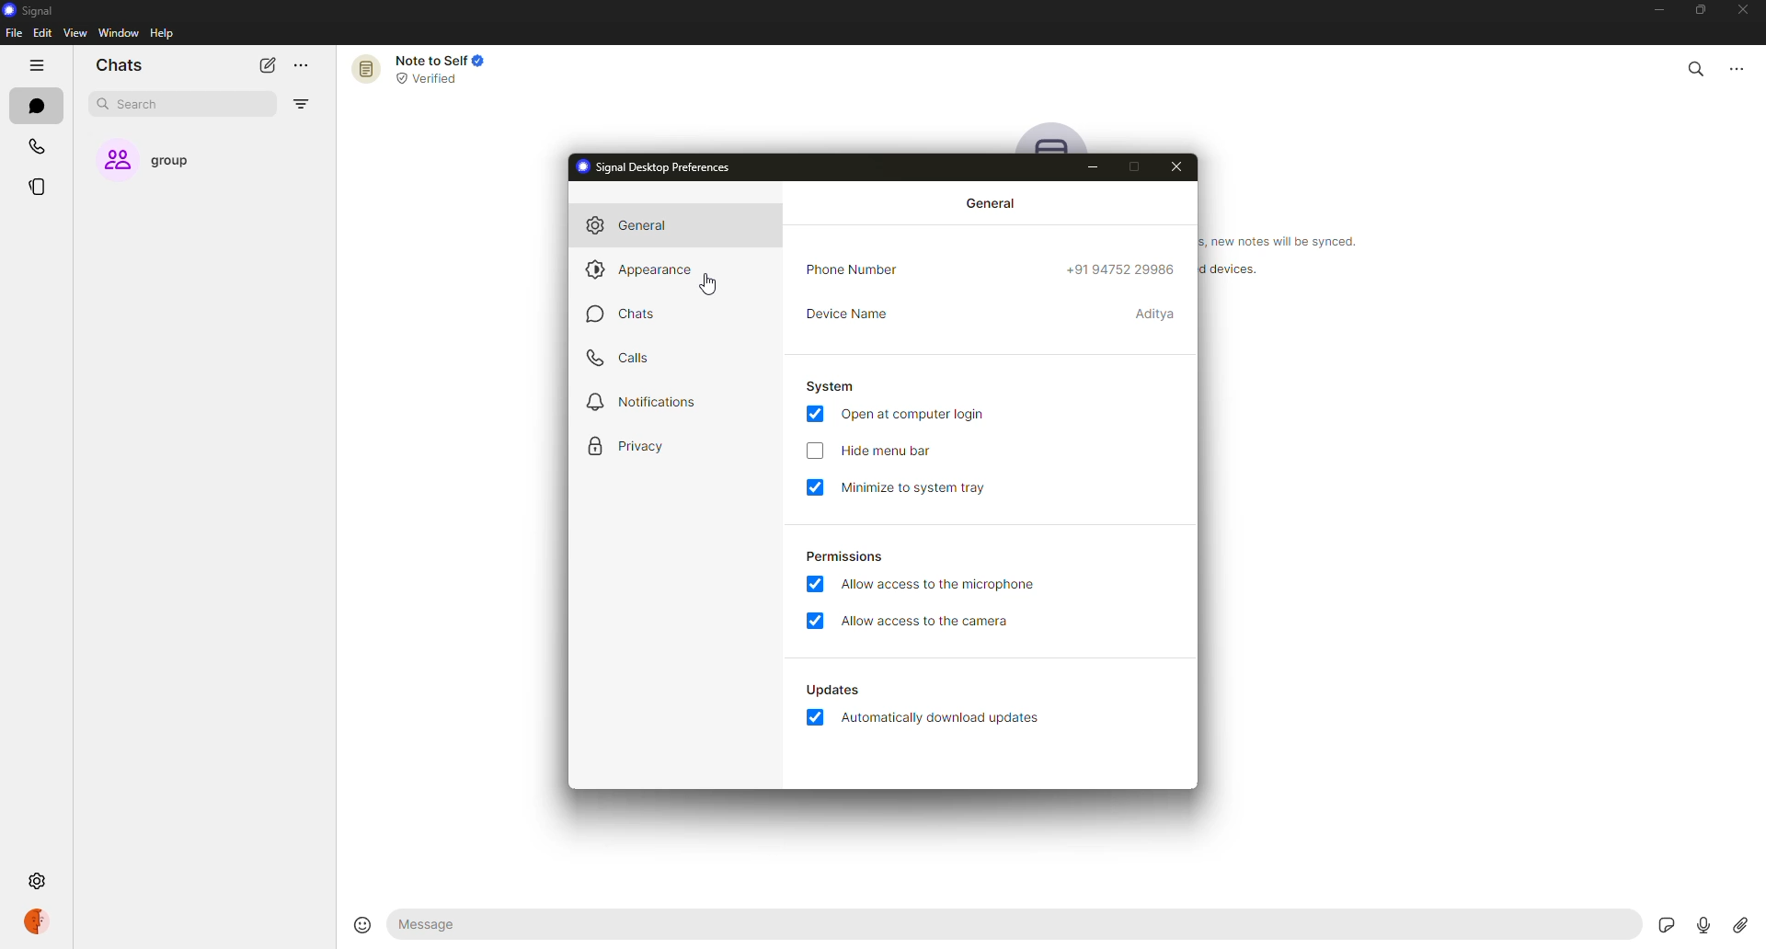 This screenshot has height=949, width=1766. Describe the element at coordinates (1696, 10) in the screenshot. I see `maximize` at that location.